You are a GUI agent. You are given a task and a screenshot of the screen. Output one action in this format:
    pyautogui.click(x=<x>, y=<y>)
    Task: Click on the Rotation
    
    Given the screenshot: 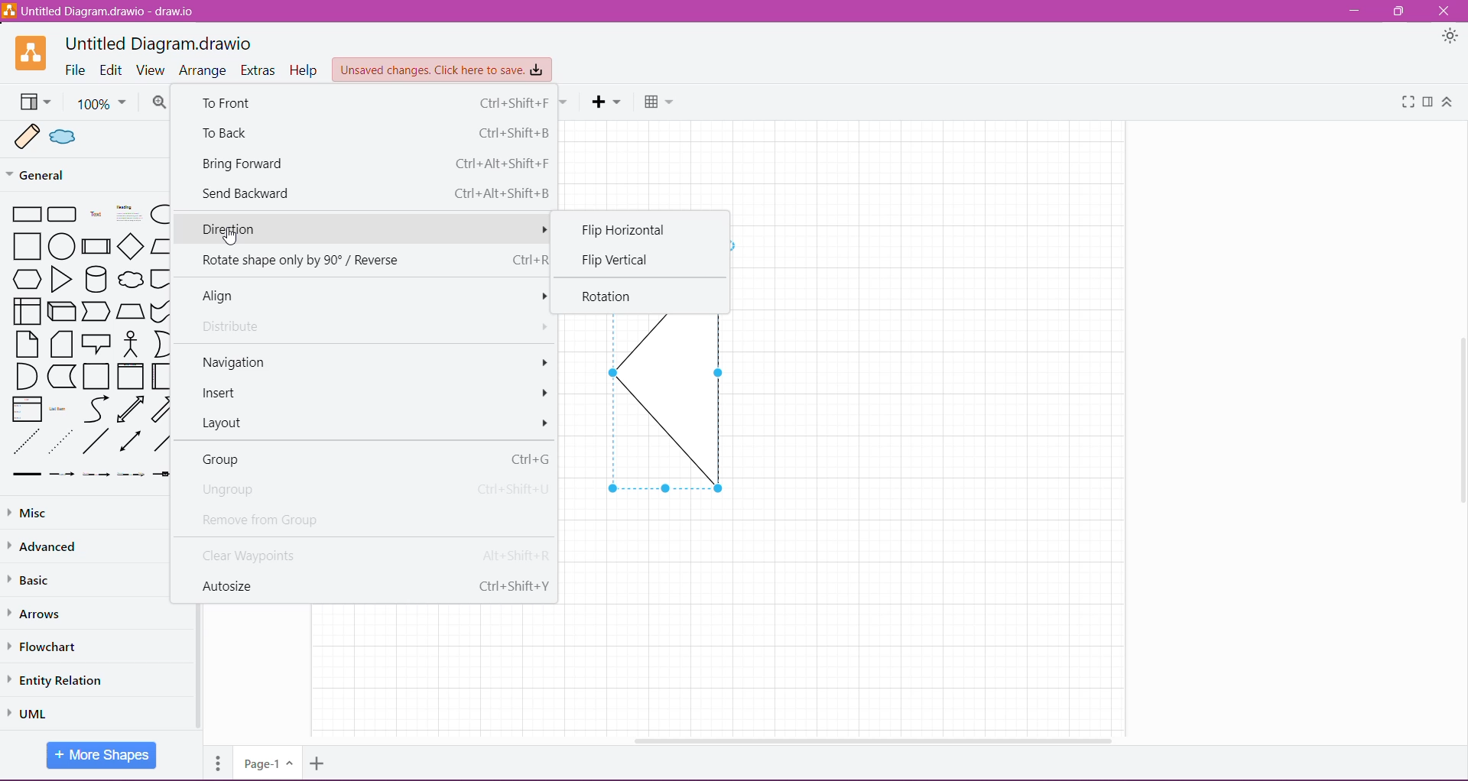 What is the action you would take?
    pyautogui.click(x=609, y=294)
    